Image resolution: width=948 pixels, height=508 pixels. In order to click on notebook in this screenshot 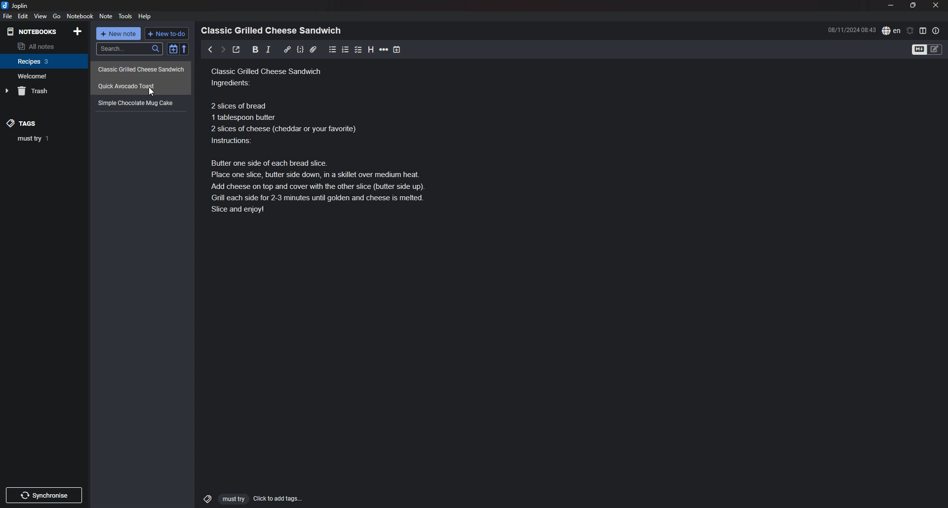, I will do `click(81, 16)`.